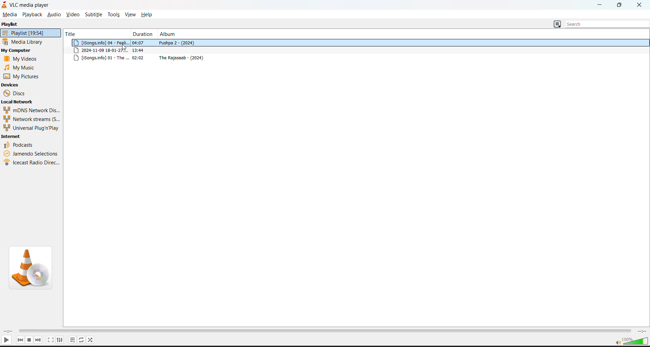 This screenshot has width=650, height=347. What do you see at coordinates (6, 340) in the screenshot?
I see `play` at bounding box center [6, 340].